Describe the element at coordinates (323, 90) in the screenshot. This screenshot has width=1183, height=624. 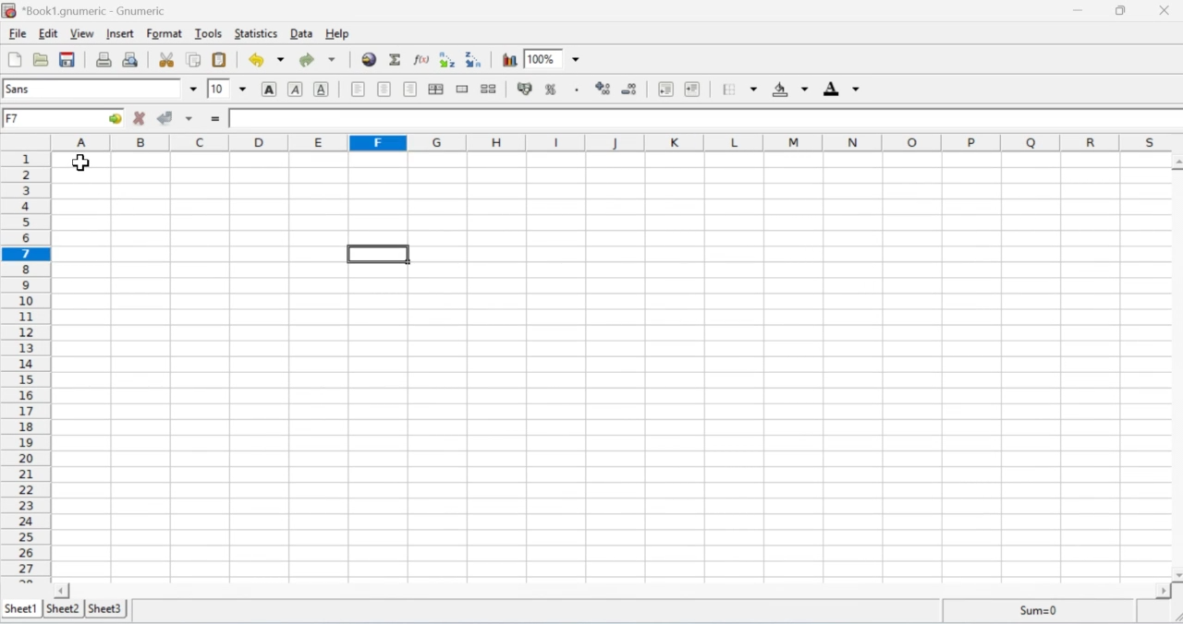
I see `Underline` at that location.